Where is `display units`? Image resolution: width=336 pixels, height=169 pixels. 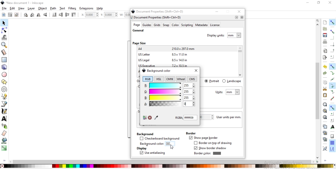
display units is located at coordinates (224, 35).